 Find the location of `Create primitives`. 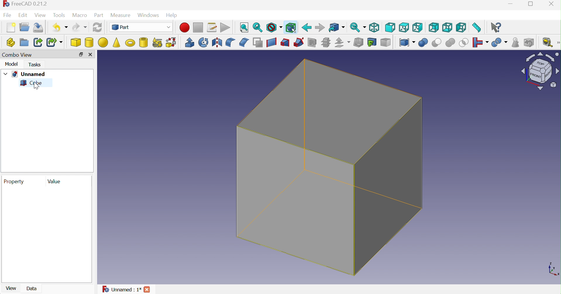

Create primitives is located at coordinates (158, 43).